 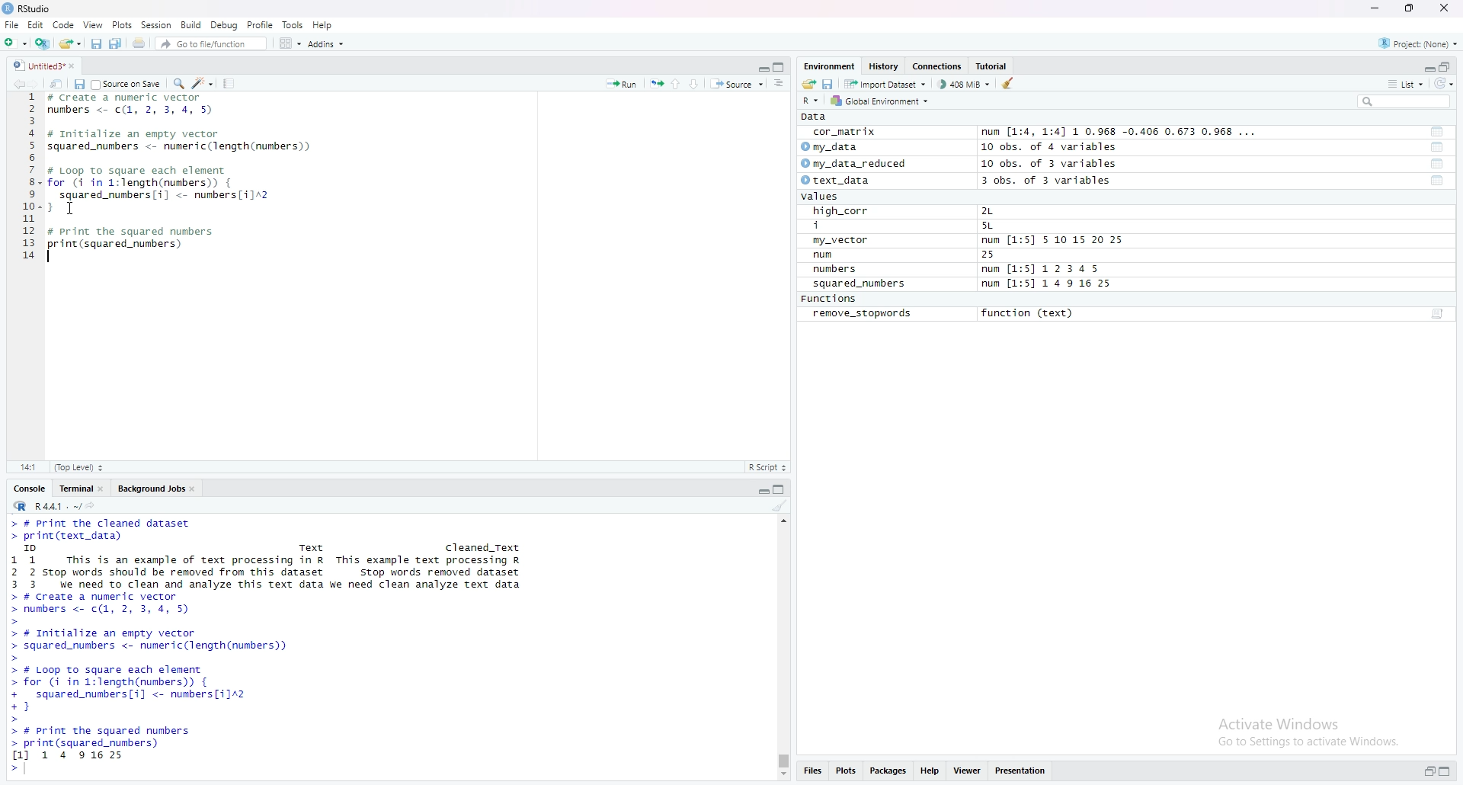 What do you see at coordinates (762, 66) in the screenshot?
I see `minimize` at bounding box center [762, 66].